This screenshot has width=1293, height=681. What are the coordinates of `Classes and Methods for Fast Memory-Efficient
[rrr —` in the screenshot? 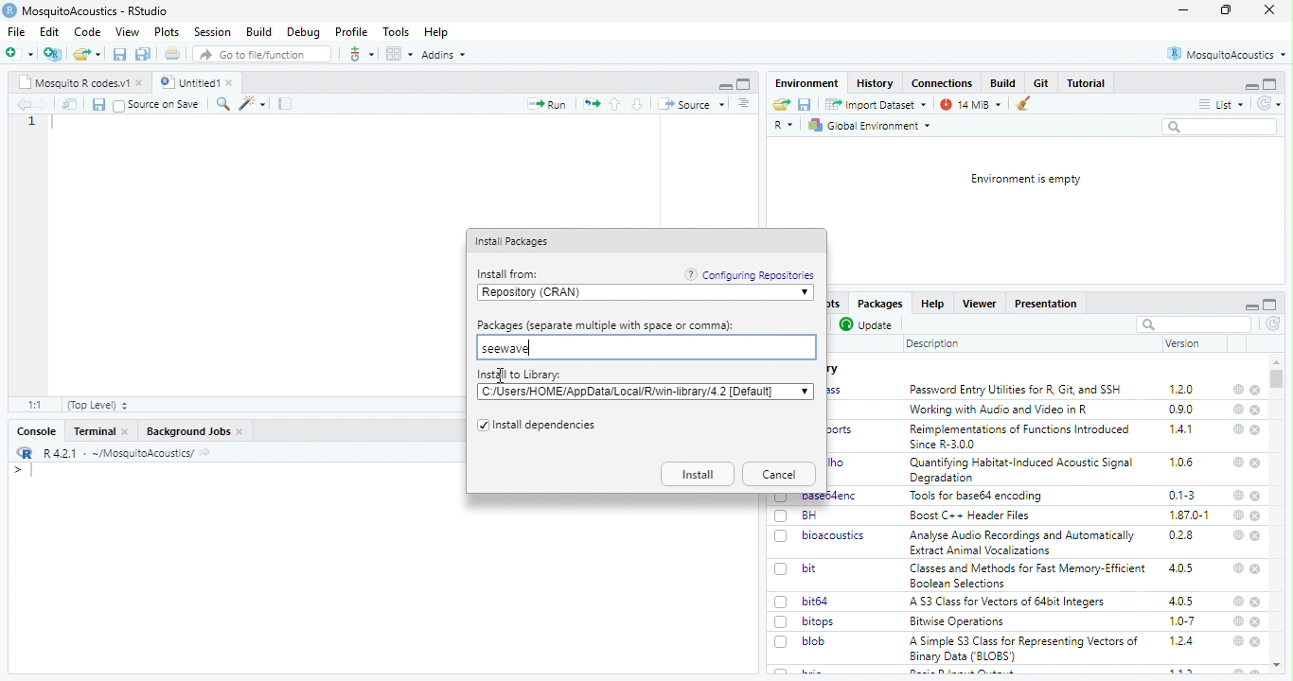 It's located at (1027, 575).